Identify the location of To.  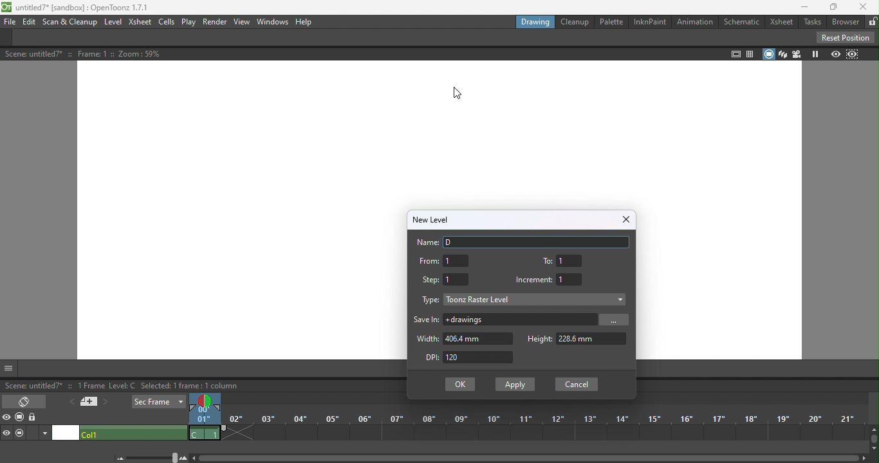
(564, 260).